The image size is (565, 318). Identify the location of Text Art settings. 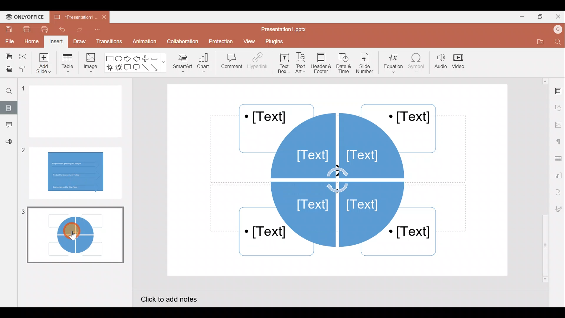
(558, 194).